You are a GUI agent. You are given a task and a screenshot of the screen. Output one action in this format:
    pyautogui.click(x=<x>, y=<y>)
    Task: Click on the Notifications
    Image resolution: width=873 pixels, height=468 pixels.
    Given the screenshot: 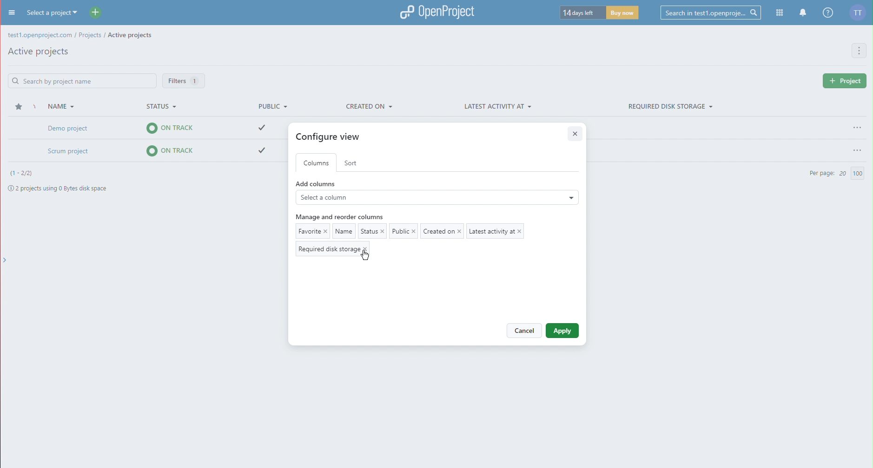 What is the action you would take?
    pyautogui.click(x=802, y=13)
    